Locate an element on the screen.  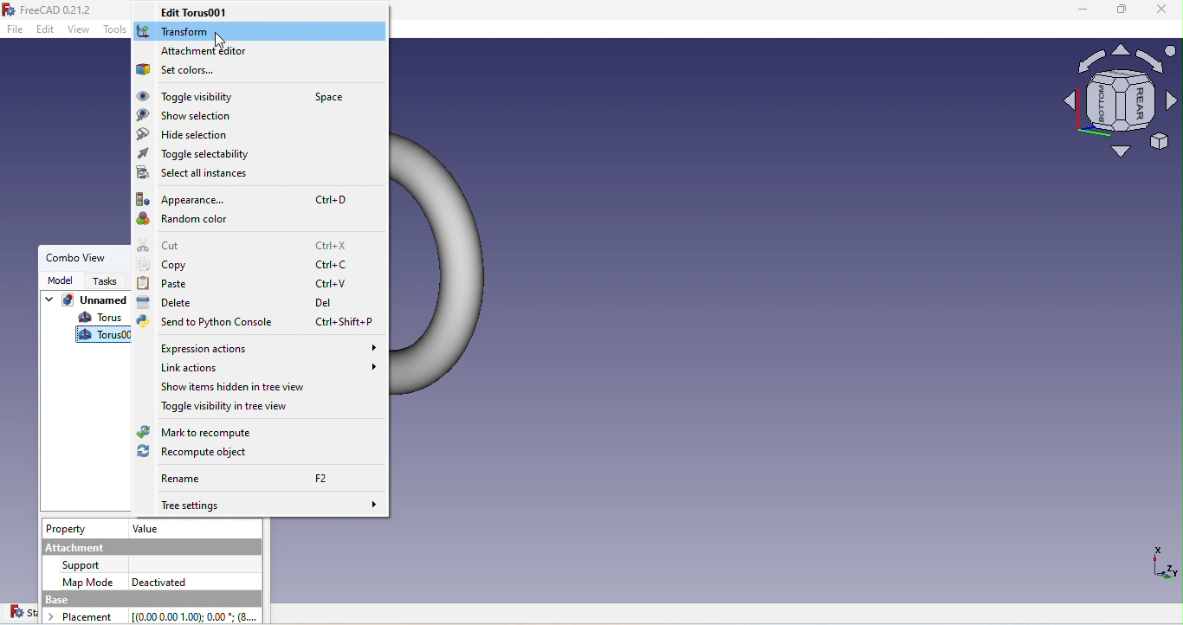
Random color is located at coordinates (197, 219).